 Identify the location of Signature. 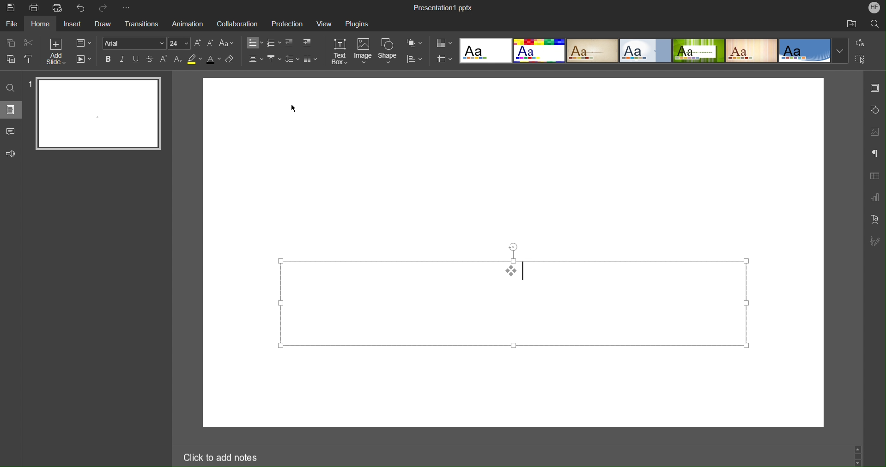
(874, 241).